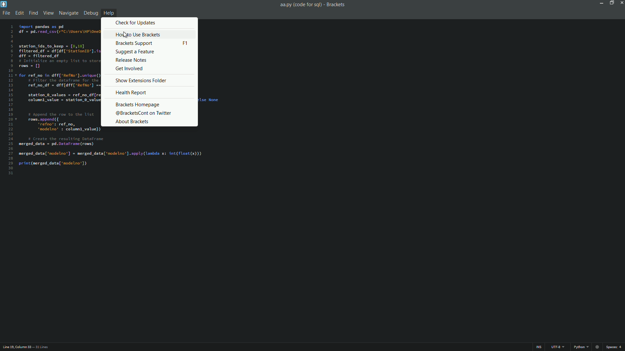 The height and width of the screenshot is (351, 625). Describe the element at coordinates (109, 13) in the screenshot. I see `help menu` at that location.